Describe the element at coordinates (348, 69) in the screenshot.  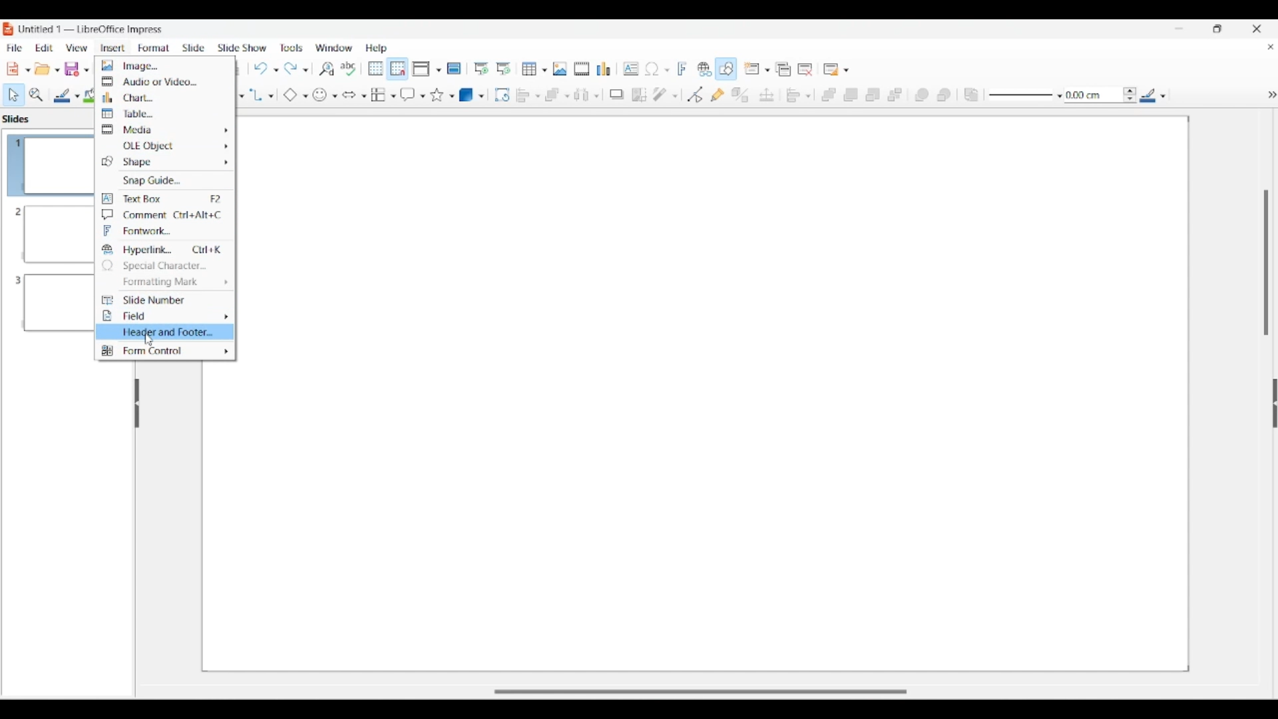
I see `Spell check` at that location.